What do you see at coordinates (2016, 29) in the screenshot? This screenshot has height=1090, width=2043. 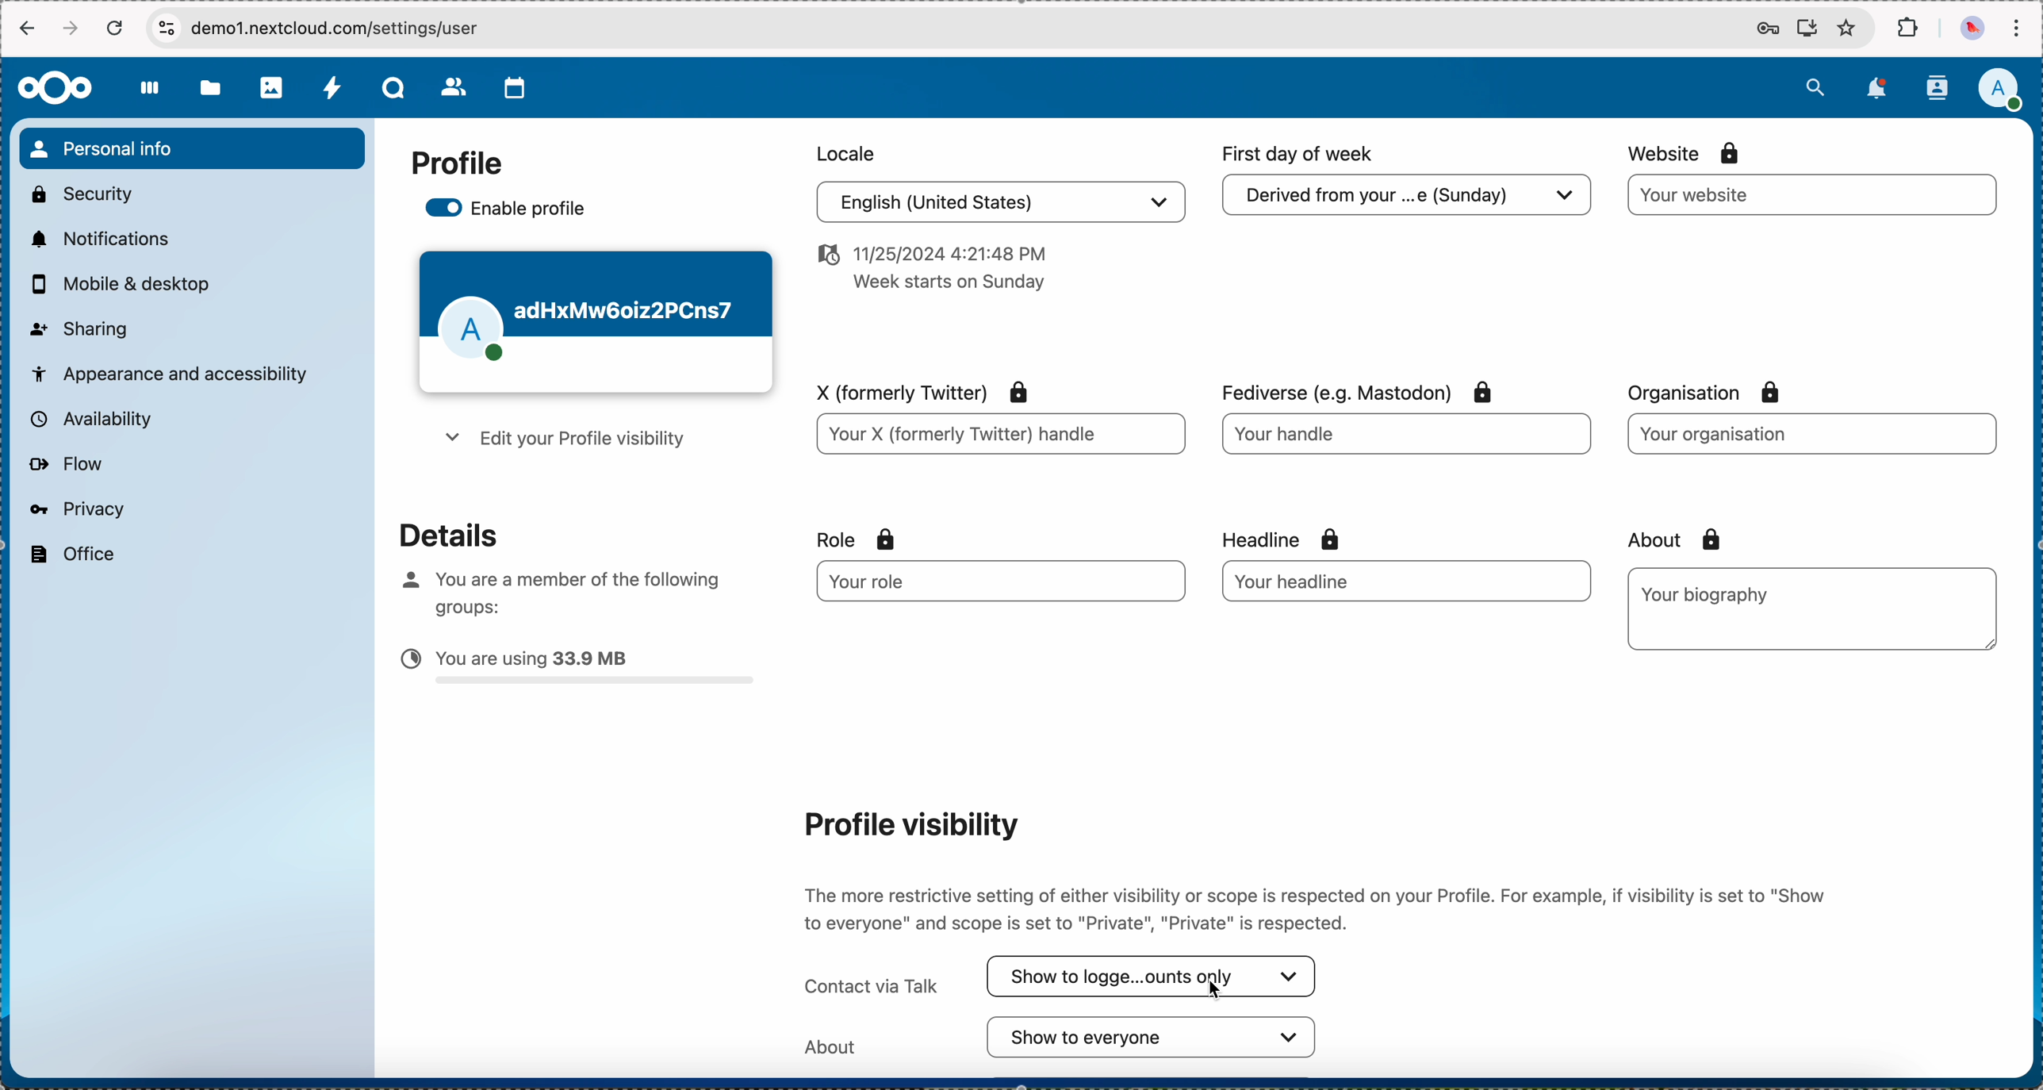 I see `customize and control Google Chrome` at bounding box center [2016, 29].